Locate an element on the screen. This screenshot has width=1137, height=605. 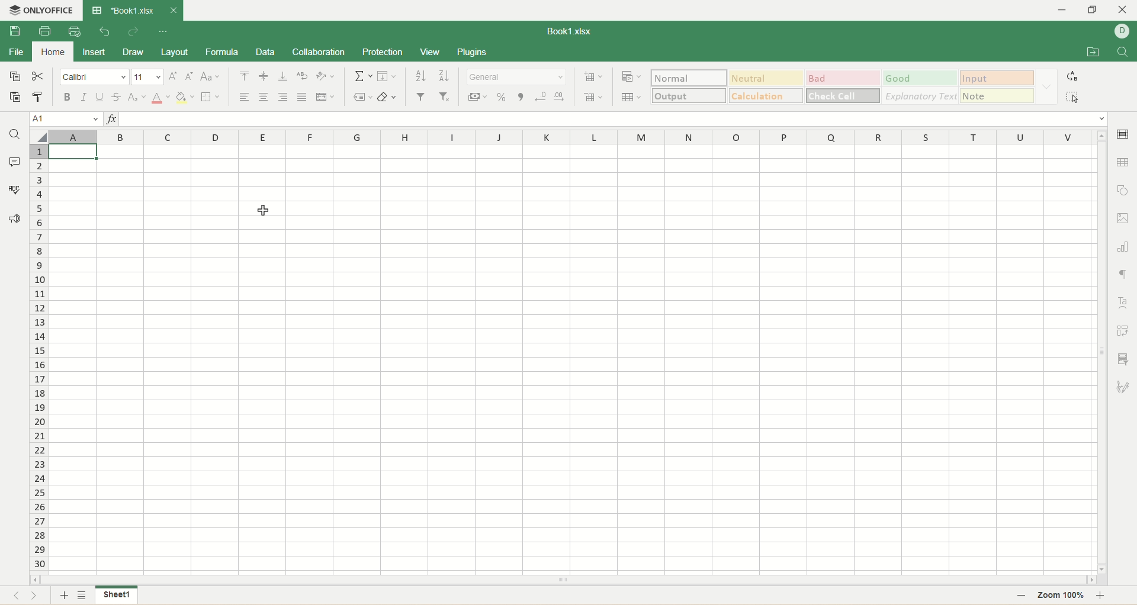
print is located at coordinates (46, 32).